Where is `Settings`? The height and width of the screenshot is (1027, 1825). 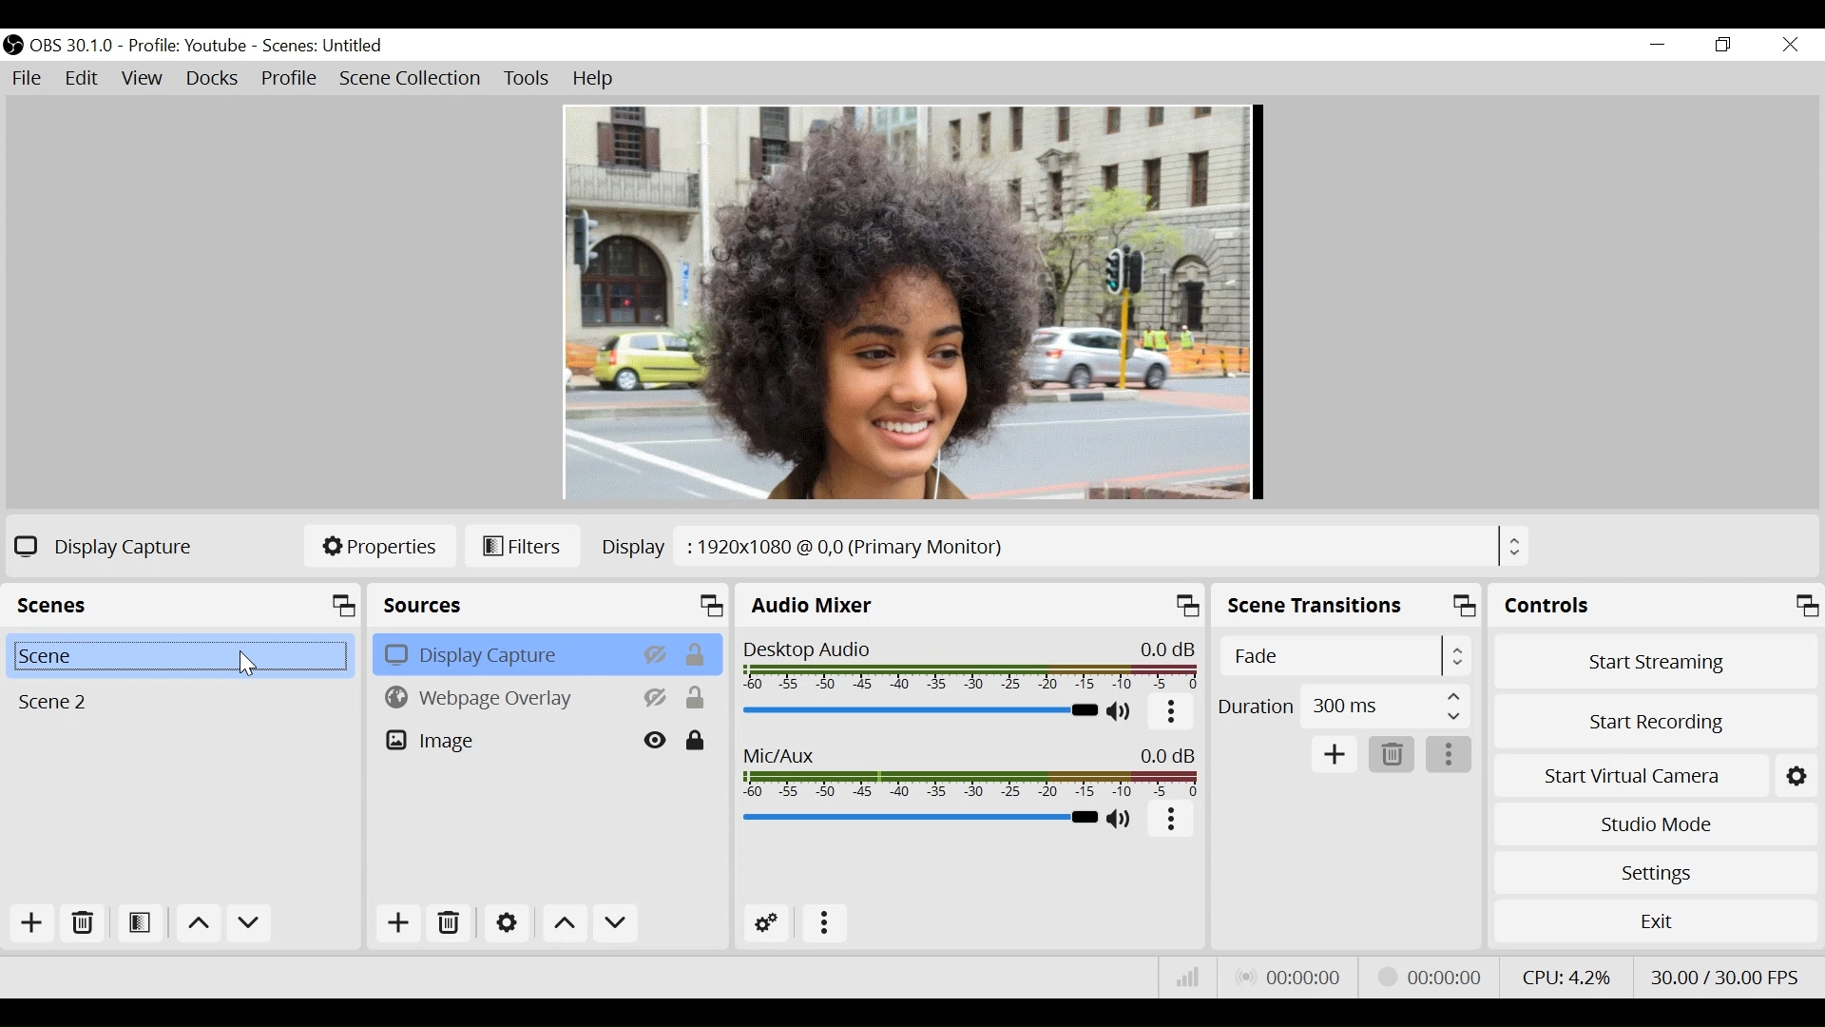
Settings is located at coordinates (506, 921).